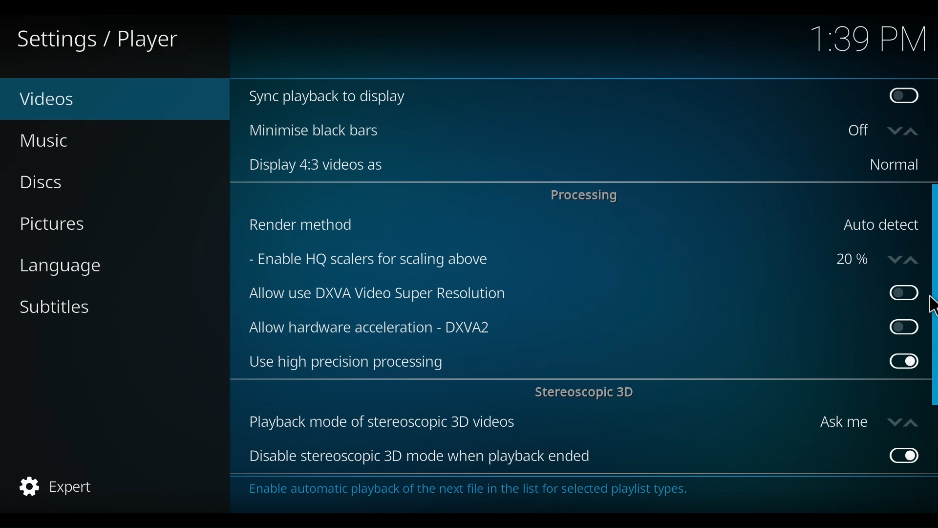  Describe the element at coordinates (553, 97) in the screenshot. I see `Sync playback to display` at that location.